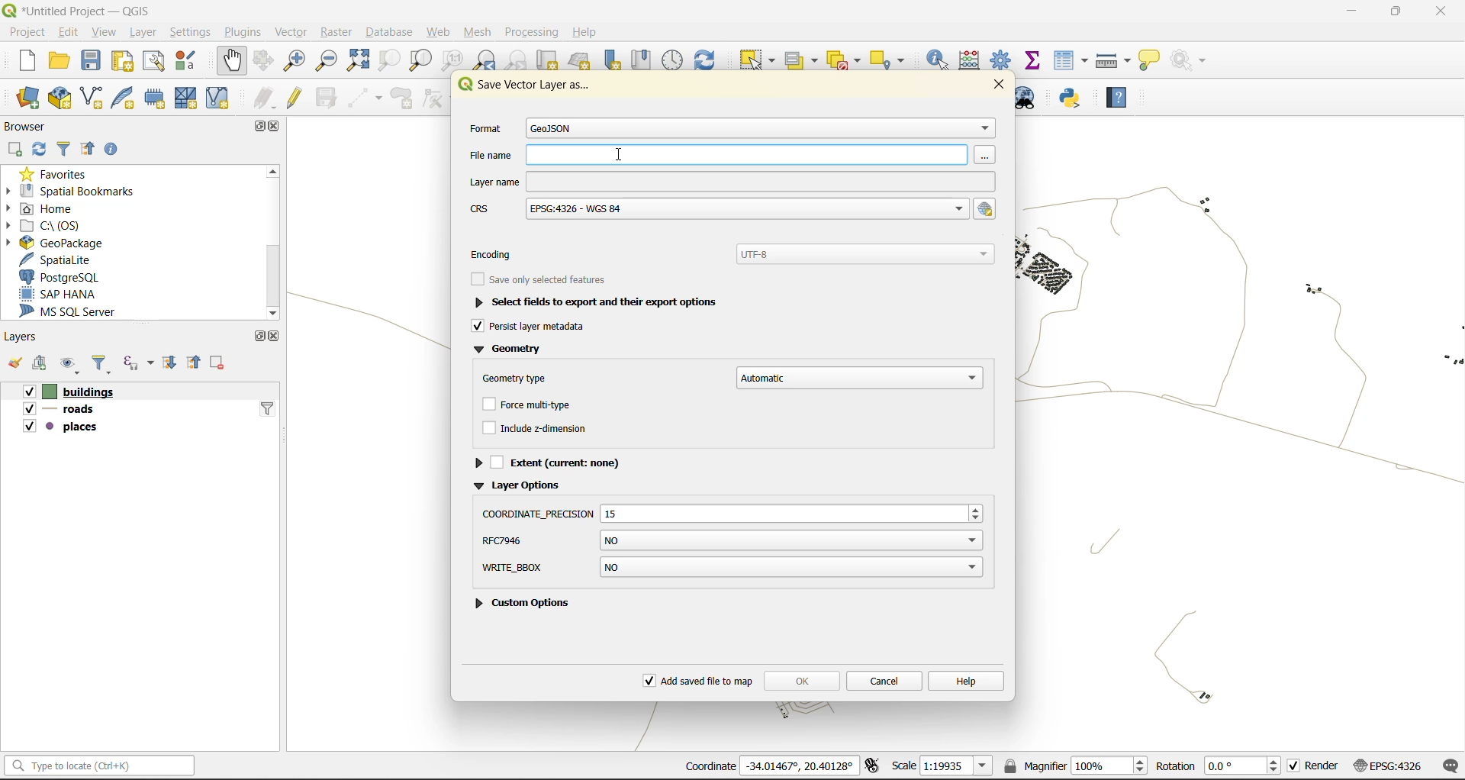  I want to click on add, so click(40, 364).